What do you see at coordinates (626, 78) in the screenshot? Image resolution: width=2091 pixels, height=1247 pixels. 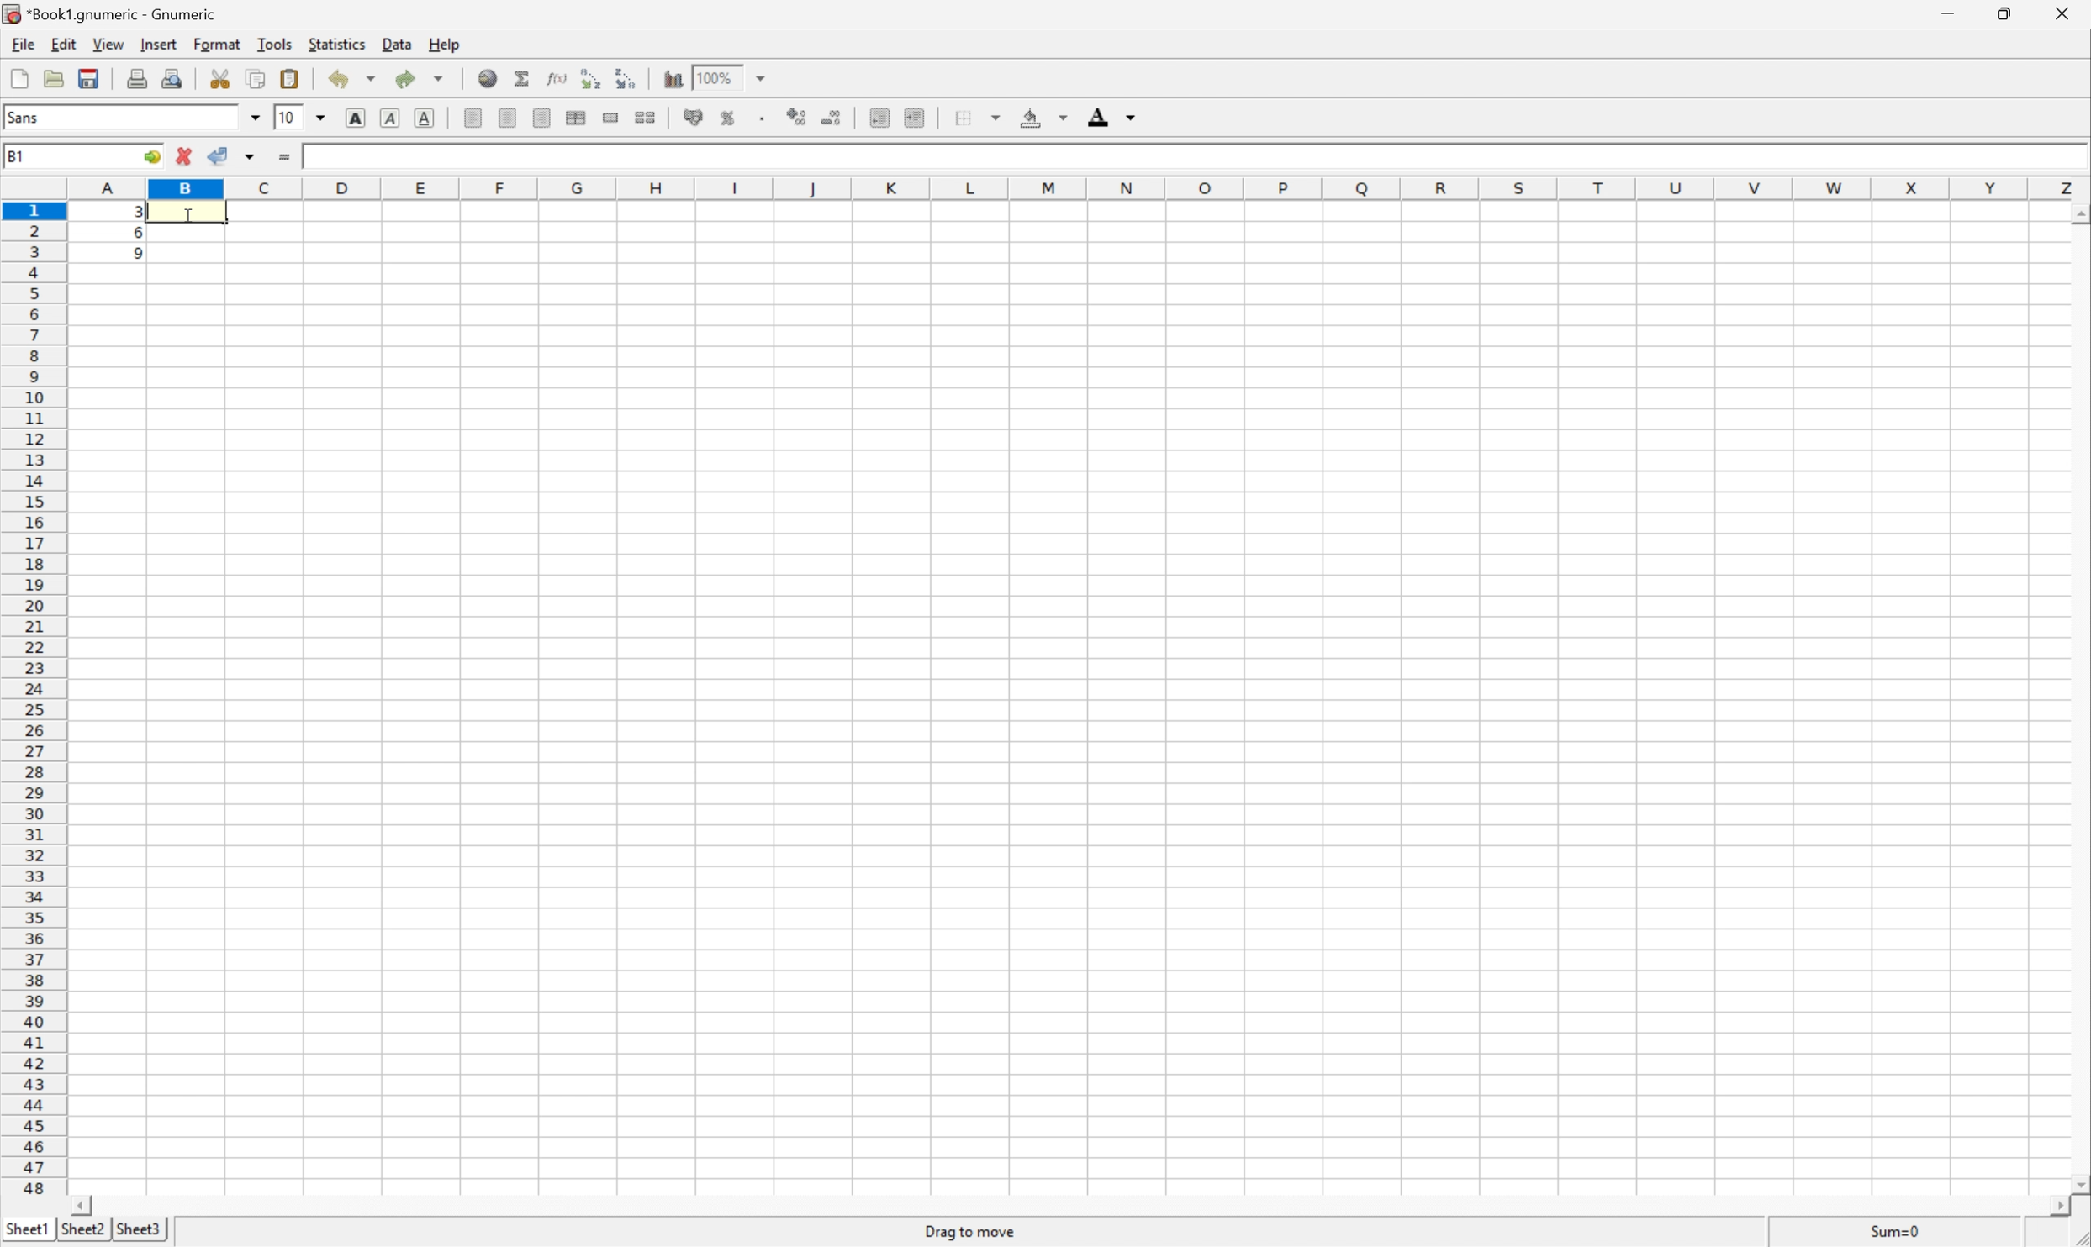 I see `Sort the selected region in descending order based on the first column selected` at bounding box center [626, 78].